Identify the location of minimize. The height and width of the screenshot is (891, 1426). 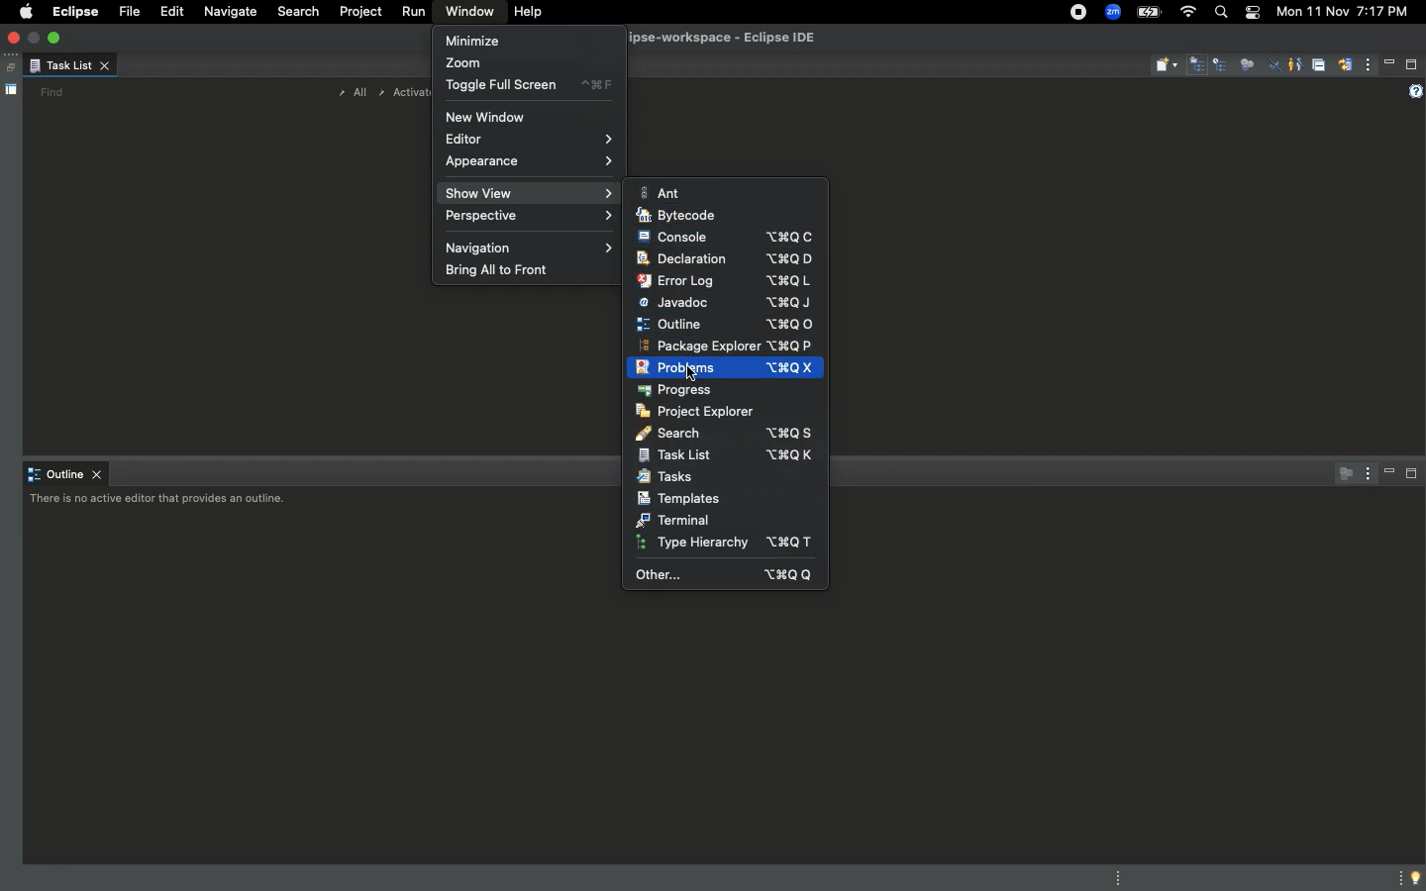
(36, 37).